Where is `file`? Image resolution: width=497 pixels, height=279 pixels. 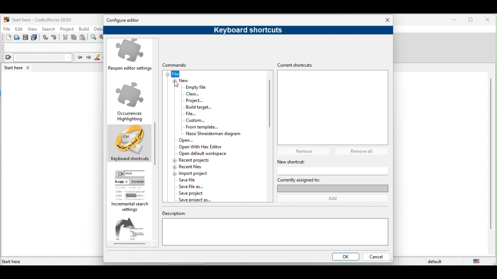
file is located at coordinates (177, 74).